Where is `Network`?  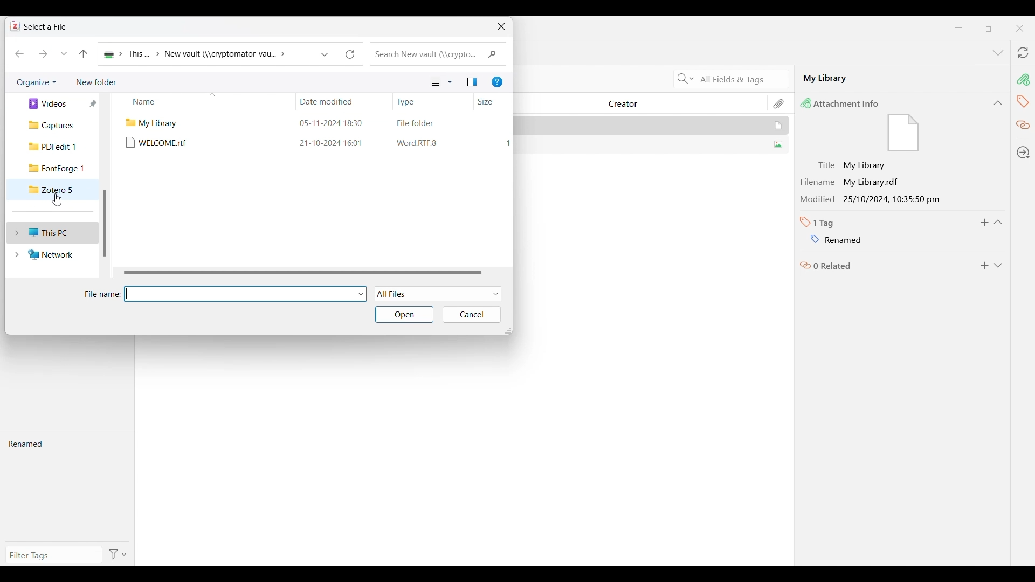
Network is located at coordinates (51, 255).